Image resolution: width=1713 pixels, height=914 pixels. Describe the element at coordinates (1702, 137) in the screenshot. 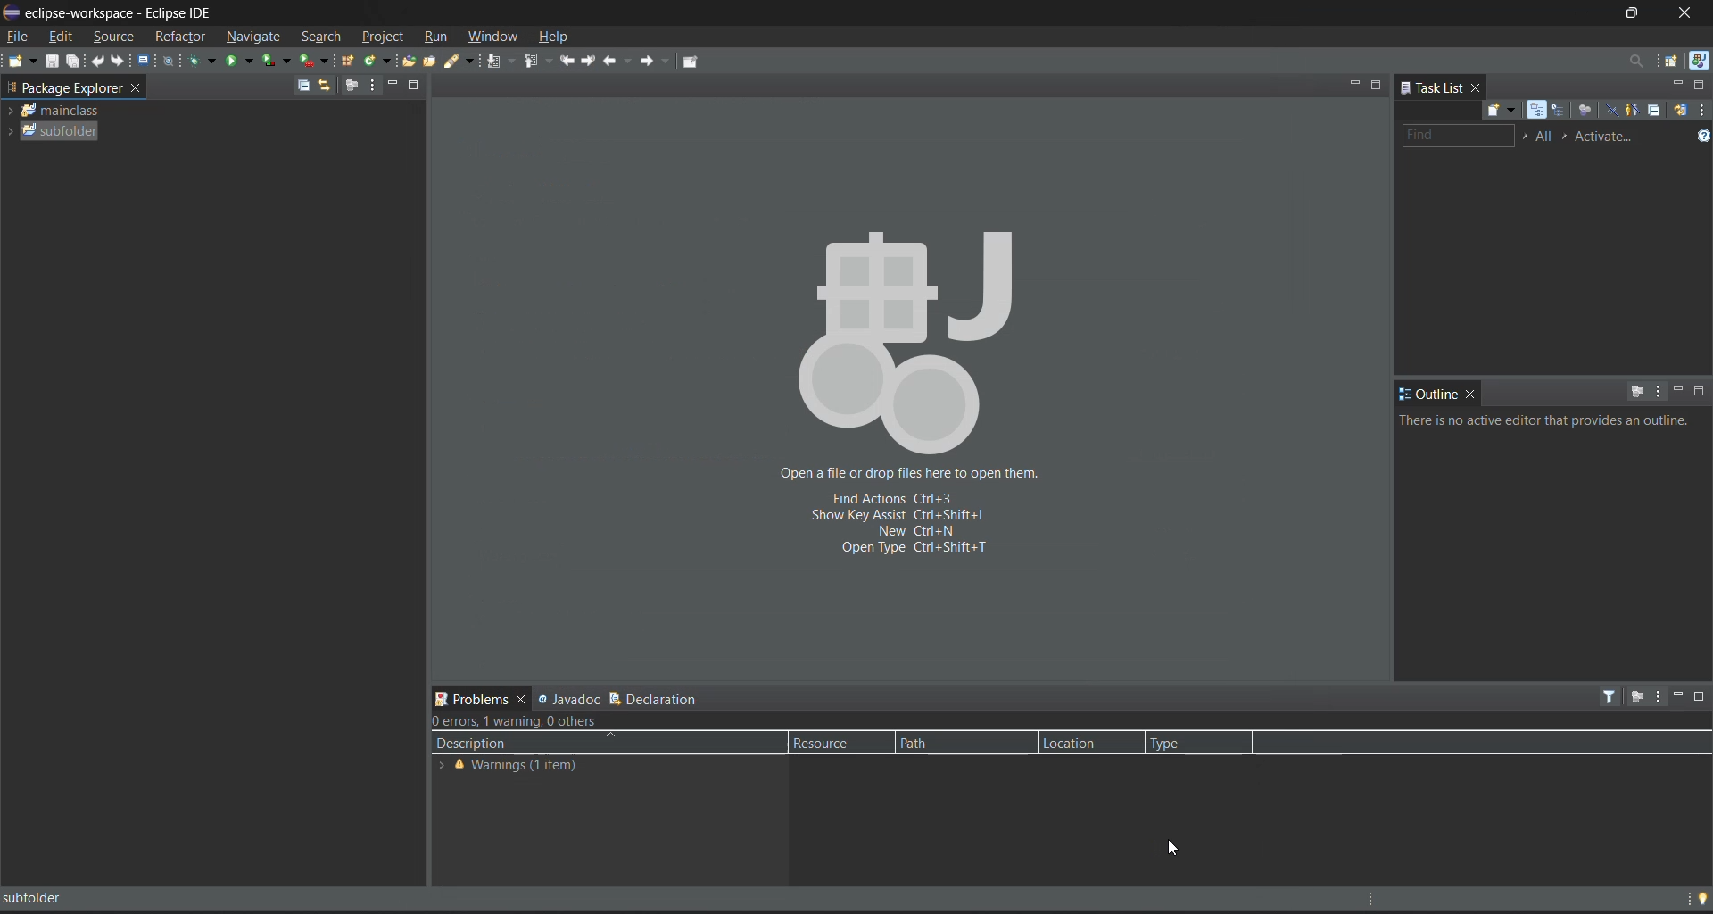

I see `show tasks UI legend` at that location.